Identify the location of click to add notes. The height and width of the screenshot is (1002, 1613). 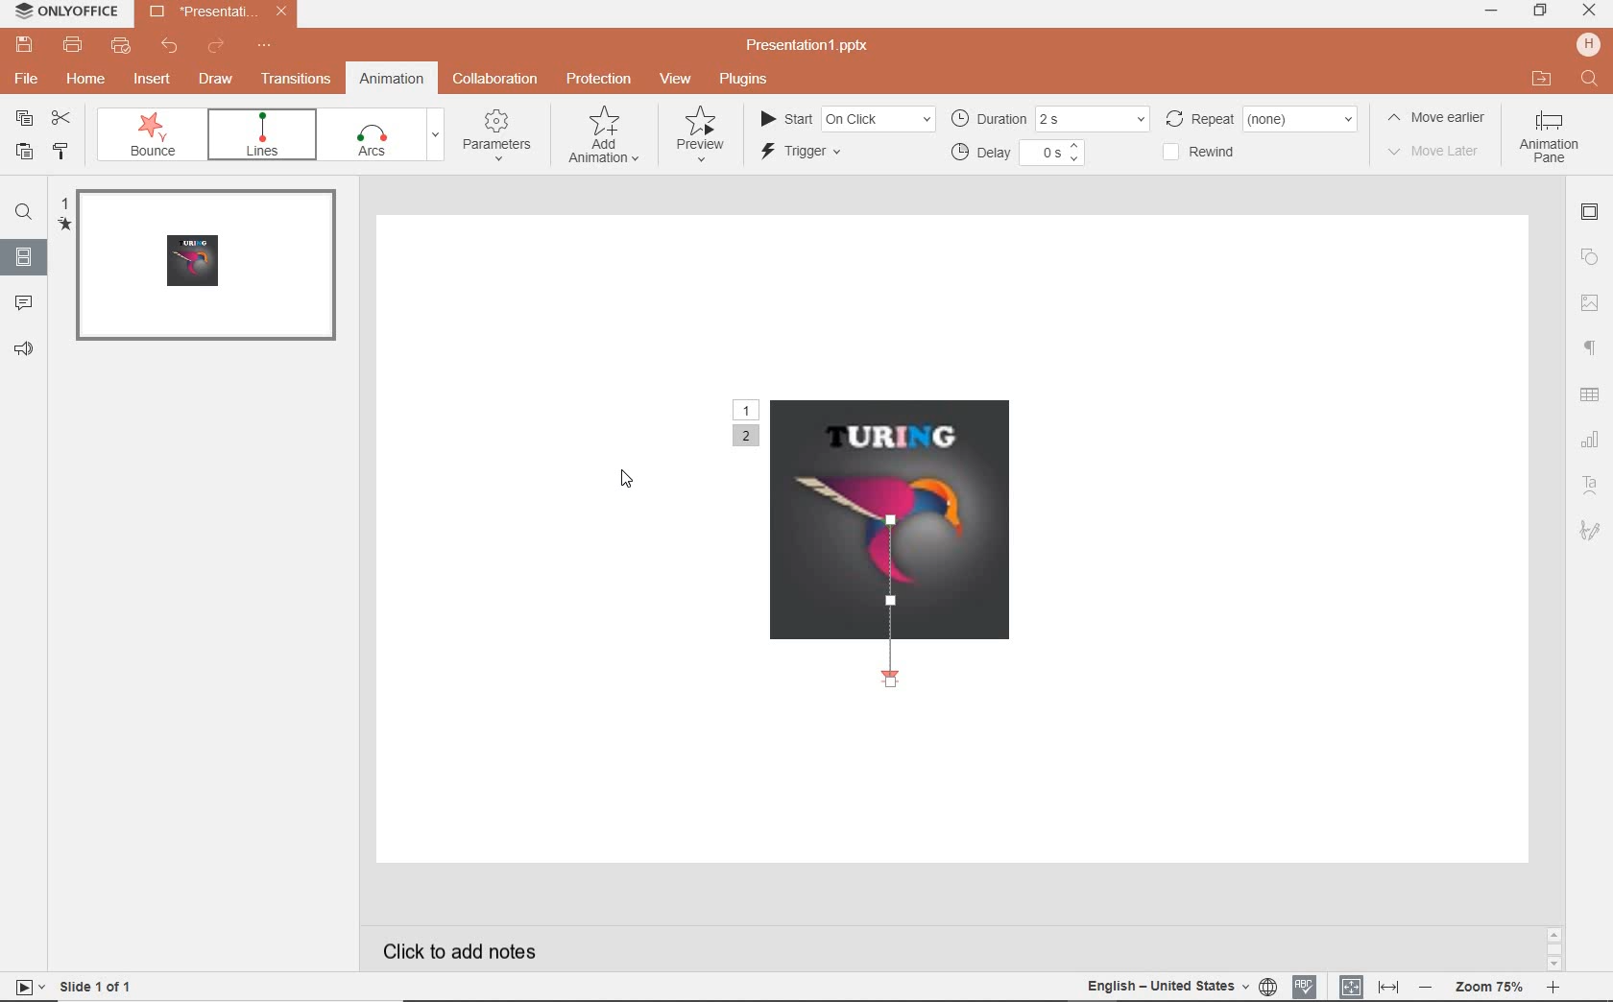
(467, 948).